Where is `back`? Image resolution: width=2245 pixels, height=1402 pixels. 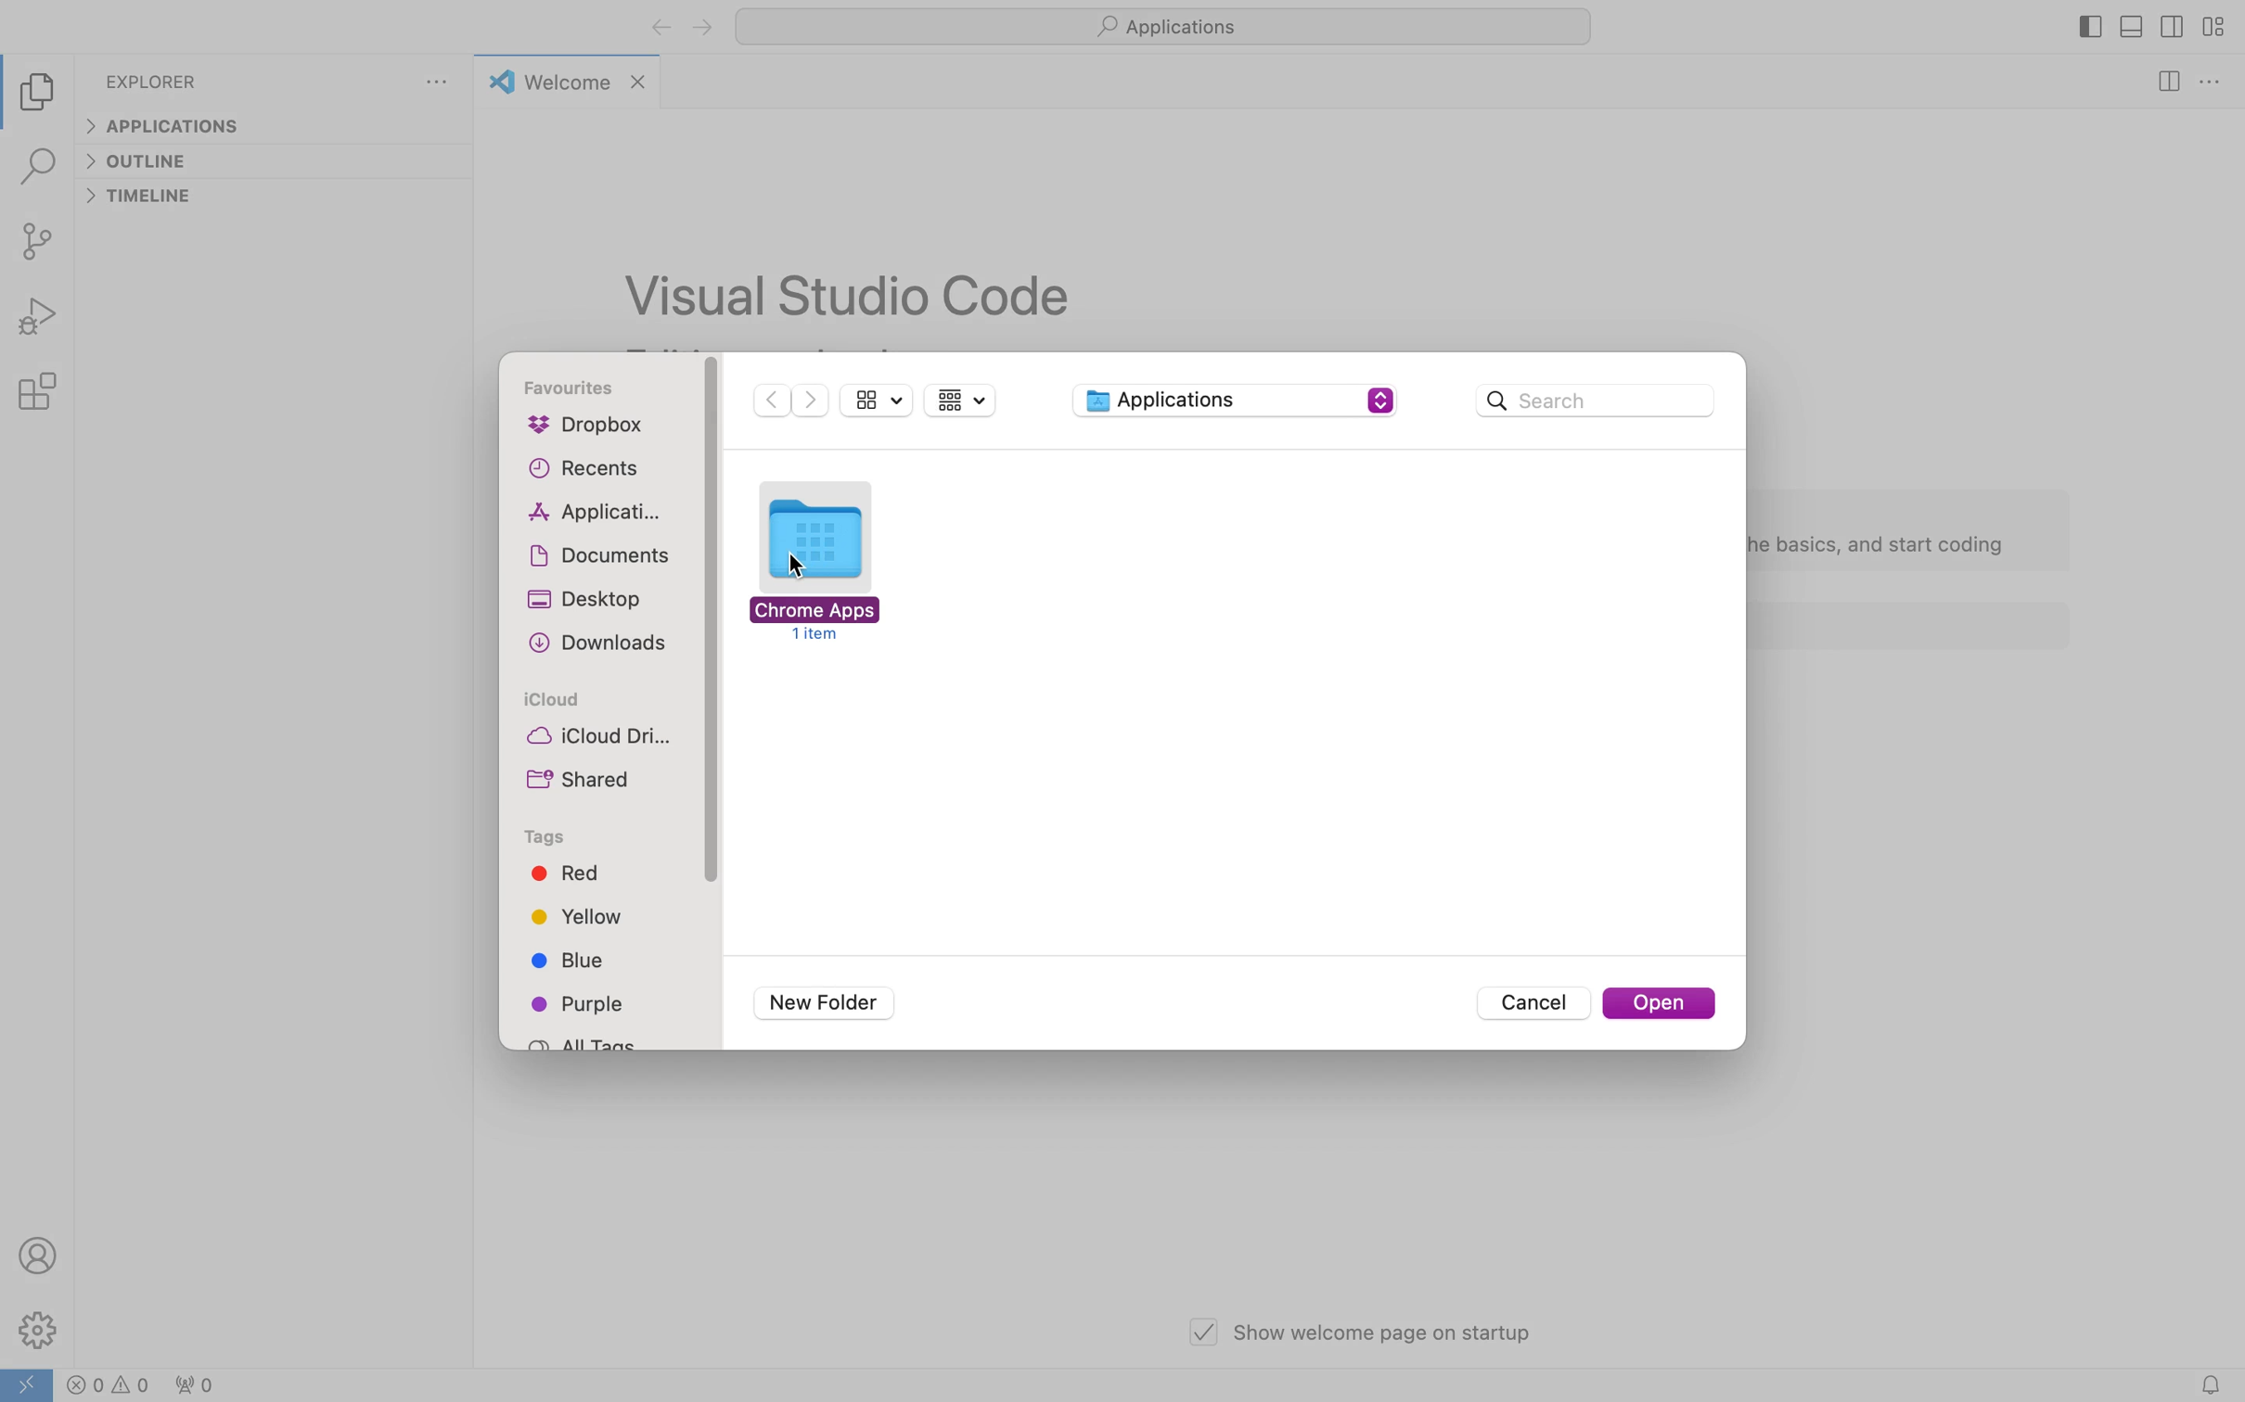 back is located at coordinates (660, 29).